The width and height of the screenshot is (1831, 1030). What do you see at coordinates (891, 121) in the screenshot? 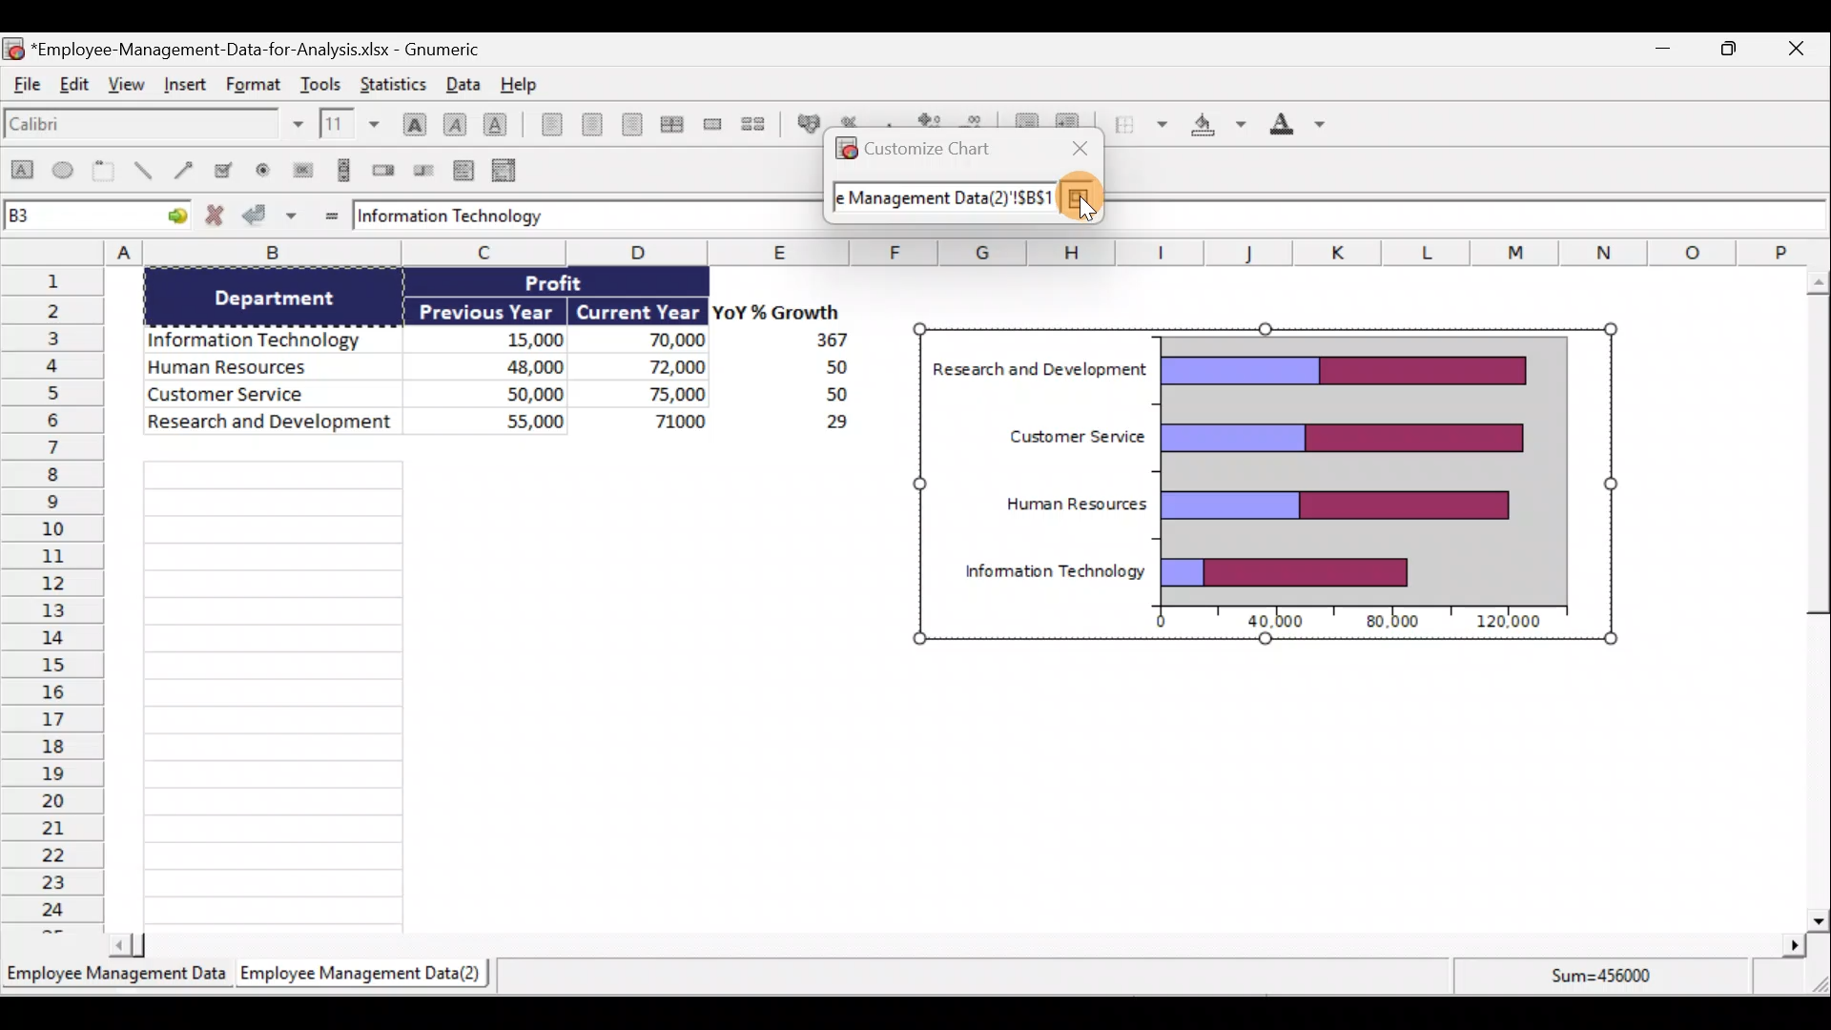
I see `Include a thousands separator` at bounding box center [891, 121].